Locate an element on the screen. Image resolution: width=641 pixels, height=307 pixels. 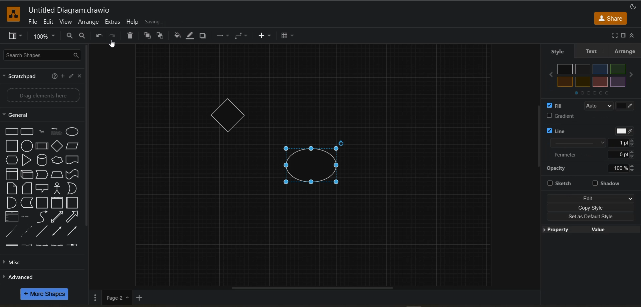
connector with symbol is located at coordinates (72, 246).